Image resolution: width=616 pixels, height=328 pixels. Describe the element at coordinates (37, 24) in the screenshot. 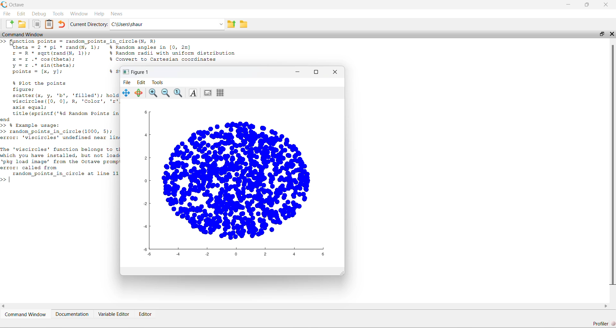

I see `Copy` at that location.